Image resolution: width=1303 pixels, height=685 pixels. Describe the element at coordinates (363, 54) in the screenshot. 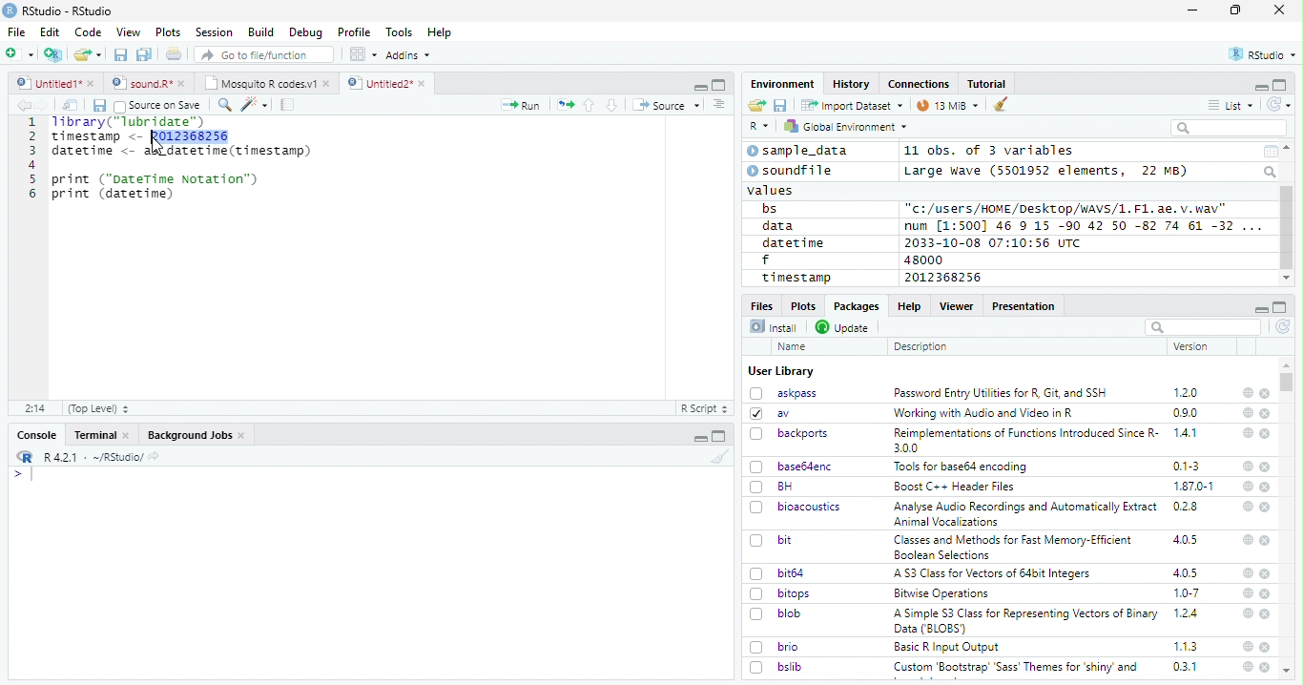

I see `Workspace panes` at that location.